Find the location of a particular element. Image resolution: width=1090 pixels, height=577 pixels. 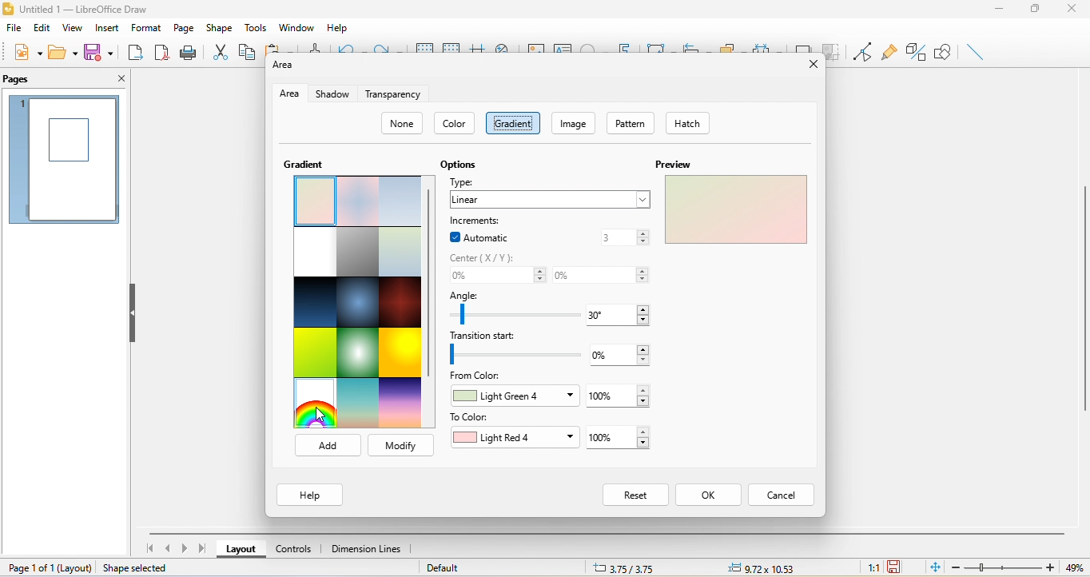

page 1 is located at coordinates (66, 159).